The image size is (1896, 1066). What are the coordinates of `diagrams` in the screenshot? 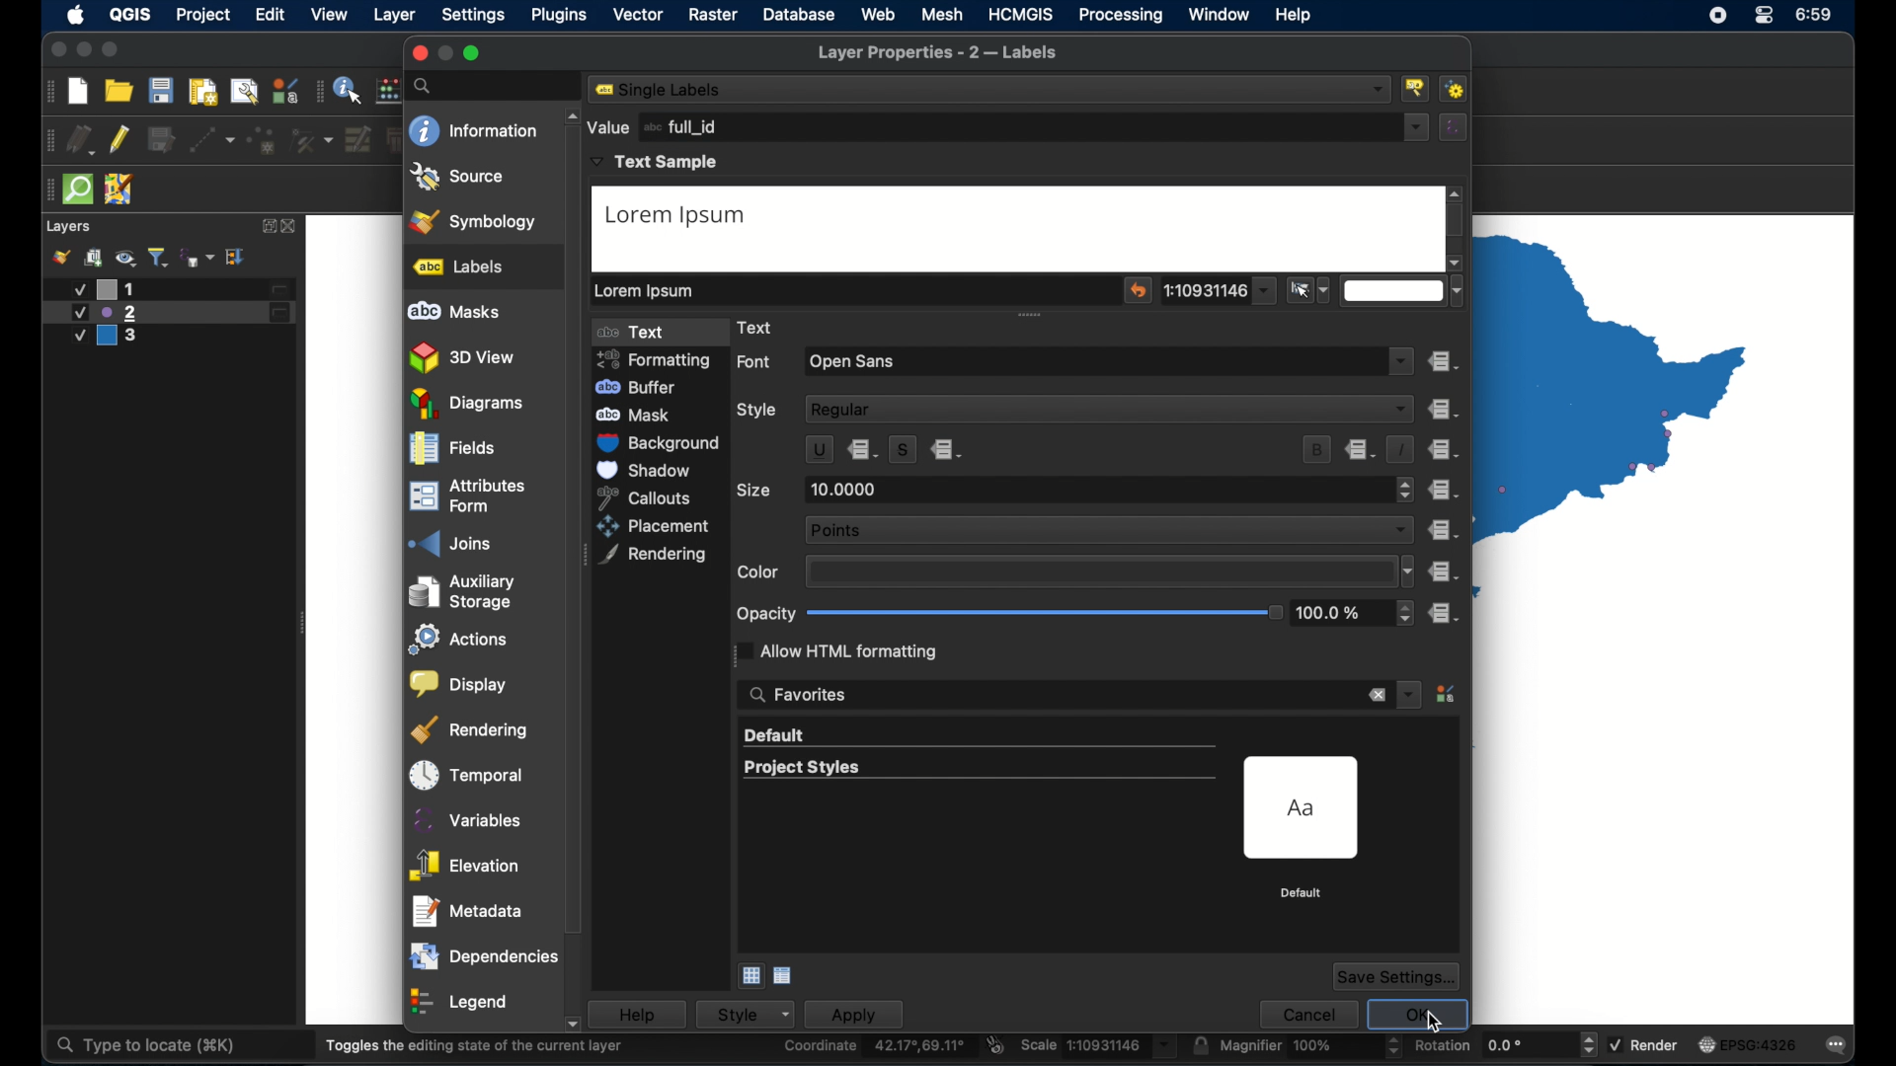 It's located at (467, 404).